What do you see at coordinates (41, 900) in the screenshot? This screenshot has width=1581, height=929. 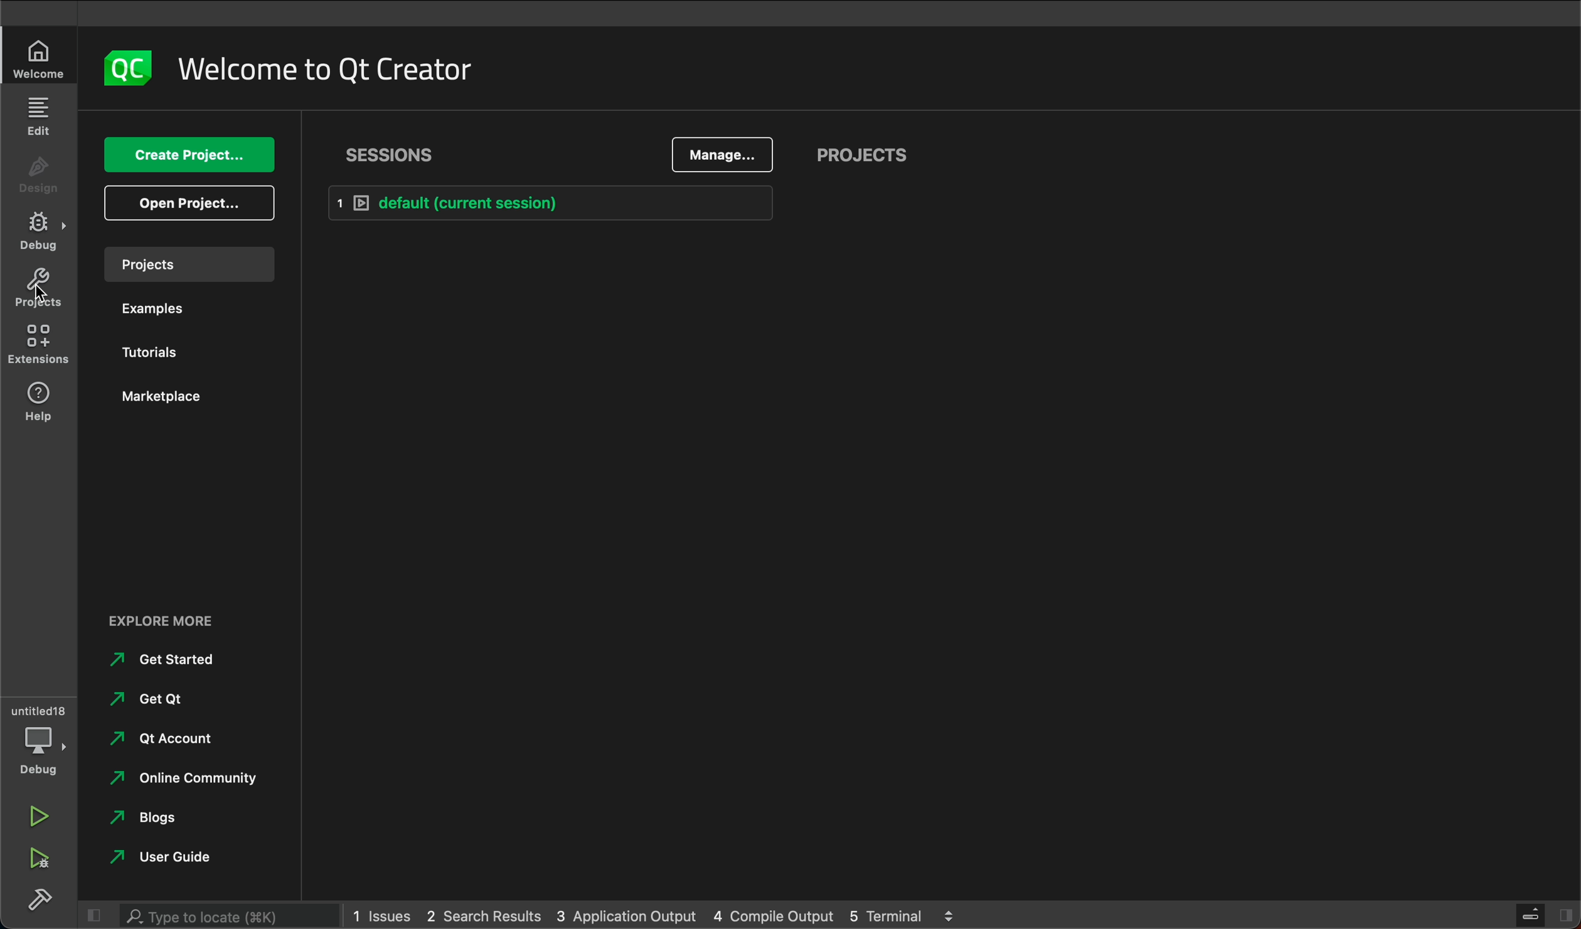 I see `build` at bounding box center [41, 900].